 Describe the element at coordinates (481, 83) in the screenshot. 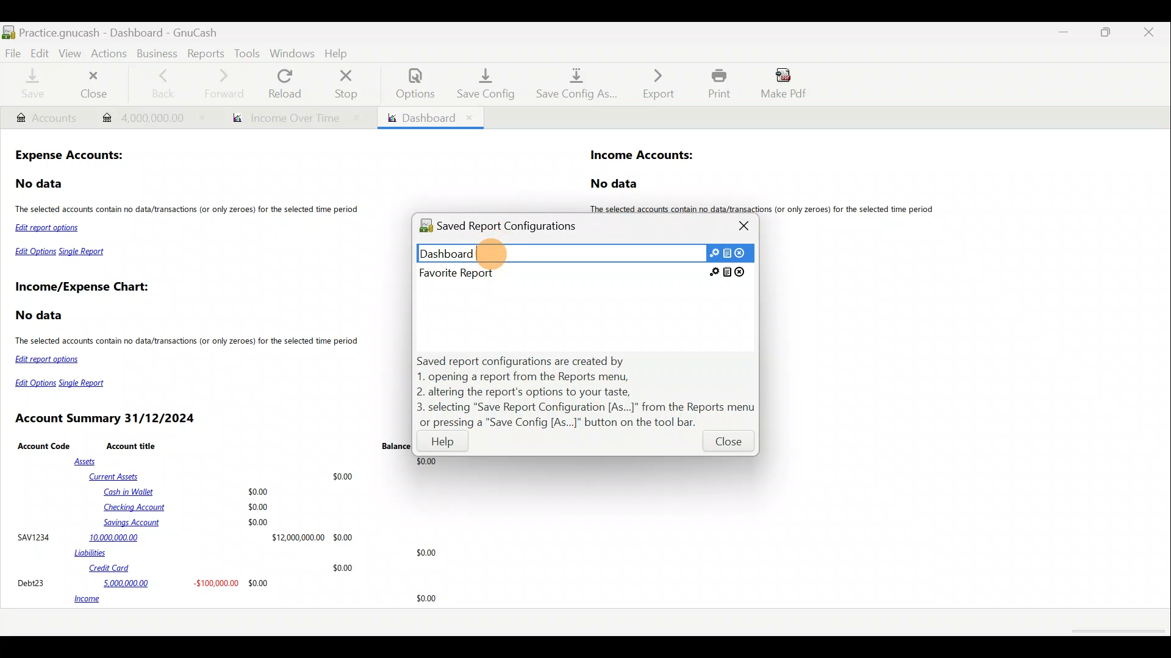

I see `Save config` at that location.